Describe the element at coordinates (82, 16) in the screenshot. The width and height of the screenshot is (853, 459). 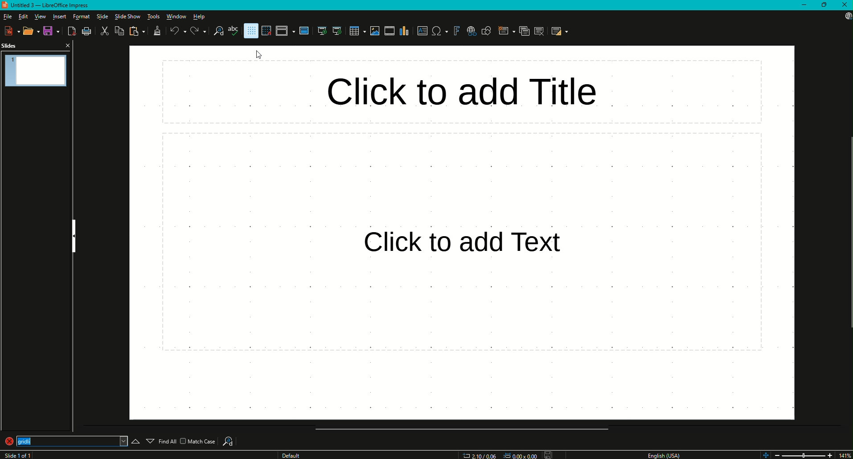
I see `Format` at that location.